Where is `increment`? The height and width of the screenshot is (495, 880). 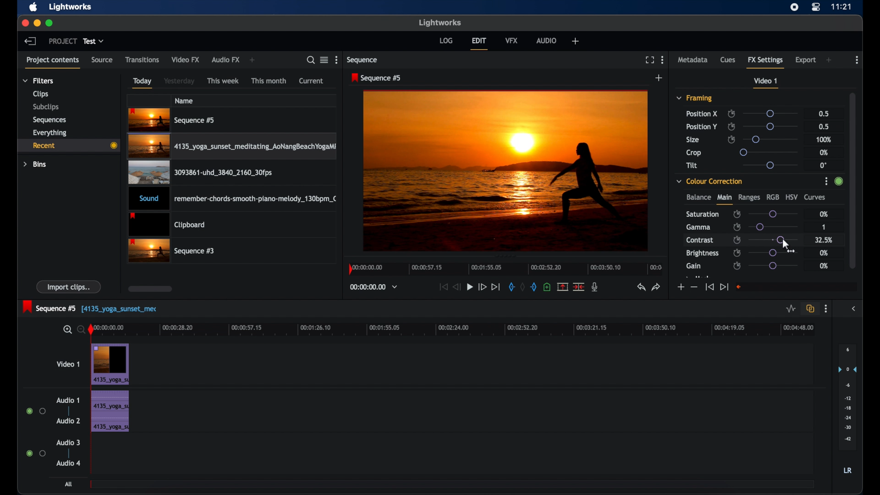 increment is located at coordinates (680, 287).